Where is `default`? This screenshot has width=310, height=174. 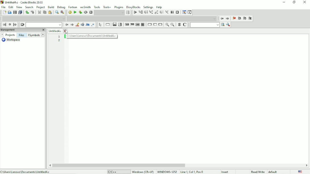 default is located at coordinates (273, 171).